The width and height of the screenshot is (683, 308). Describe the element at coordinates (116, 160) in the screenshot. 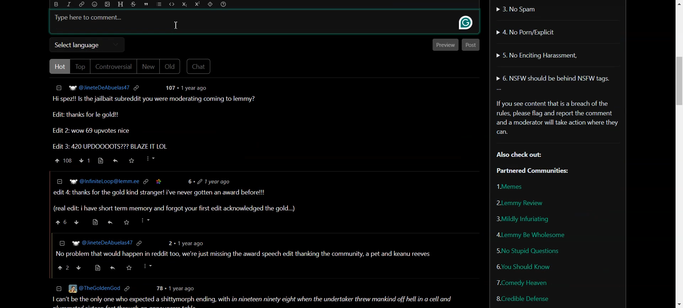

I see `Reply` at that location.